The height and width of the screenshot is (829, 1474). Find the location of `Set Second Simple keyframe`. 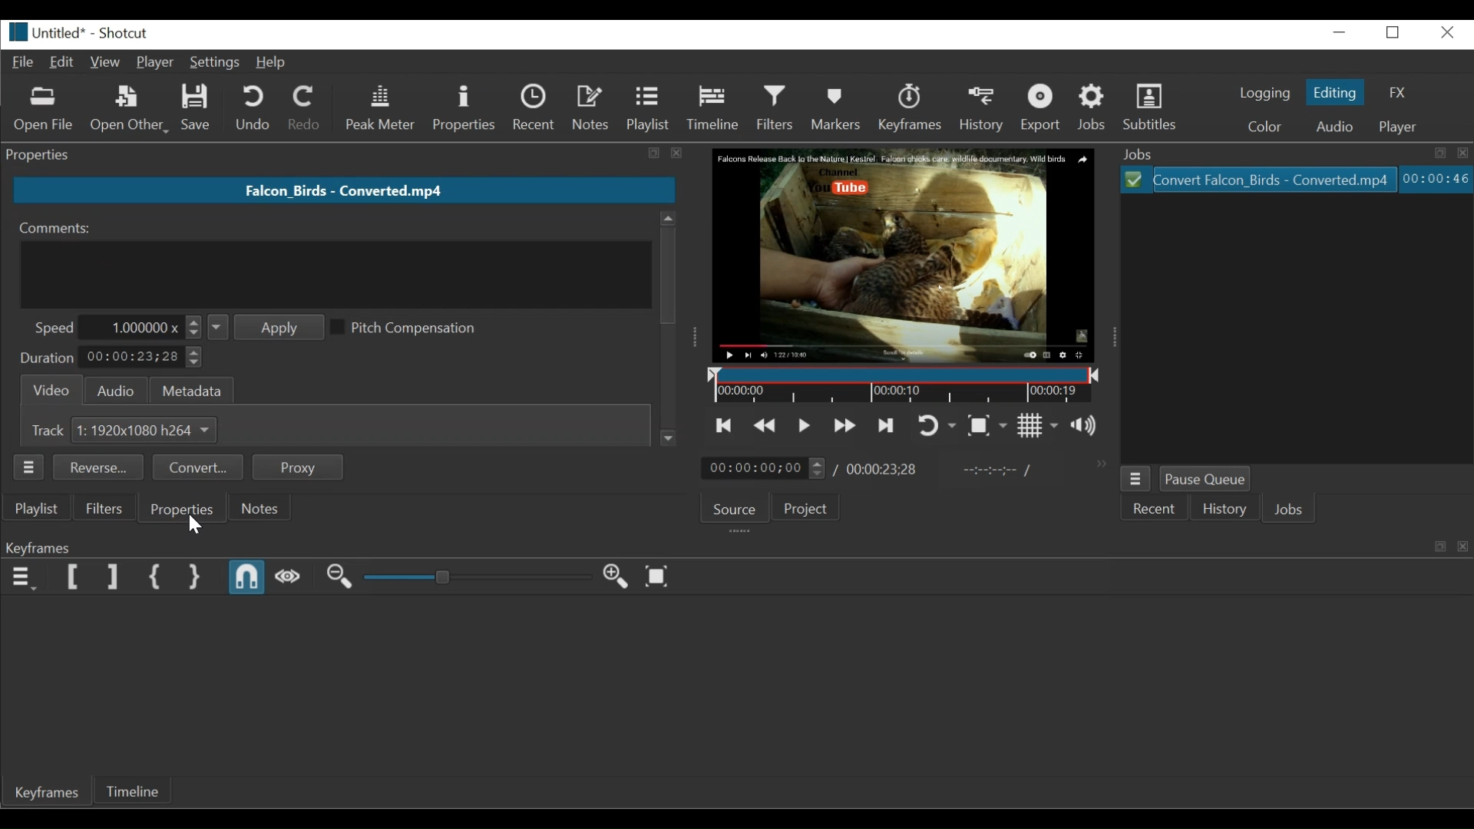

Set Second Simple keyframe is located at coordinates (195, 577).